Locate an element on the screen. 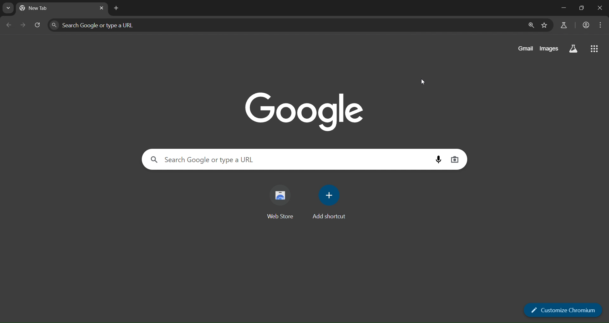 This screenshot has height=323, width=609. voice search is located at coordinates (437, 159).